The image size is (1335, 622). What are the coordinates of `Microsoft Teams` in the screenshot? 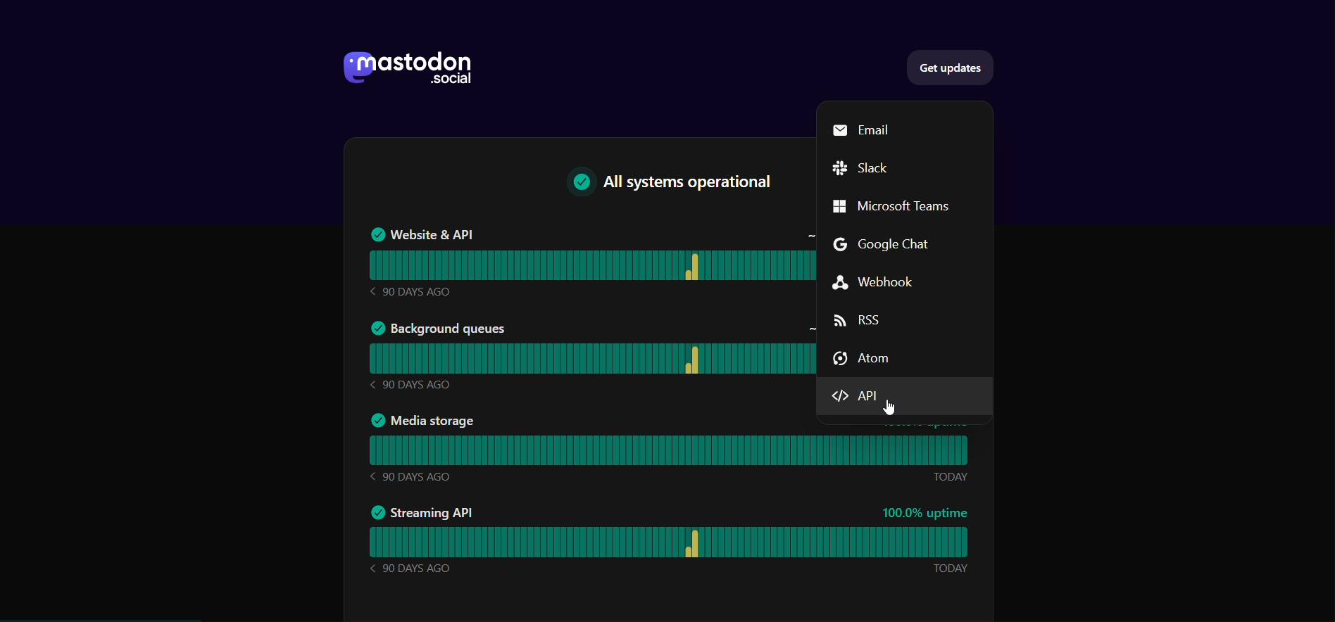 It's located at (901, 207).